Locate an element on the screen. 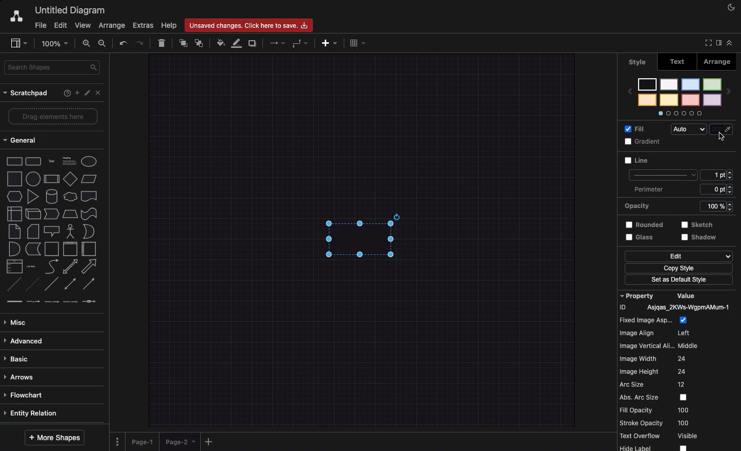 The height and width of the screenshot is (451, 741). Edit is located at coordinates (60, 25).